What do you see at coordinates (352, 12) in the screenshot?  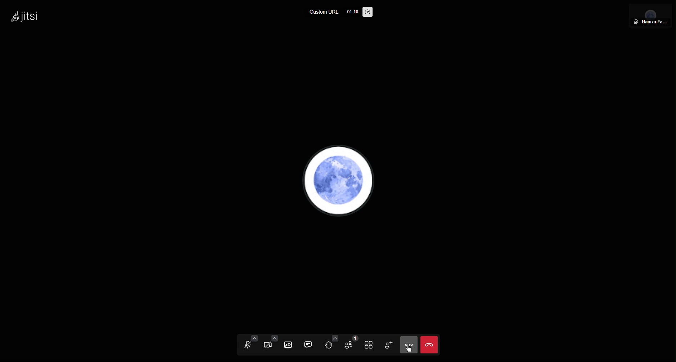 I see `Timer` at bounding box center [352, 12].